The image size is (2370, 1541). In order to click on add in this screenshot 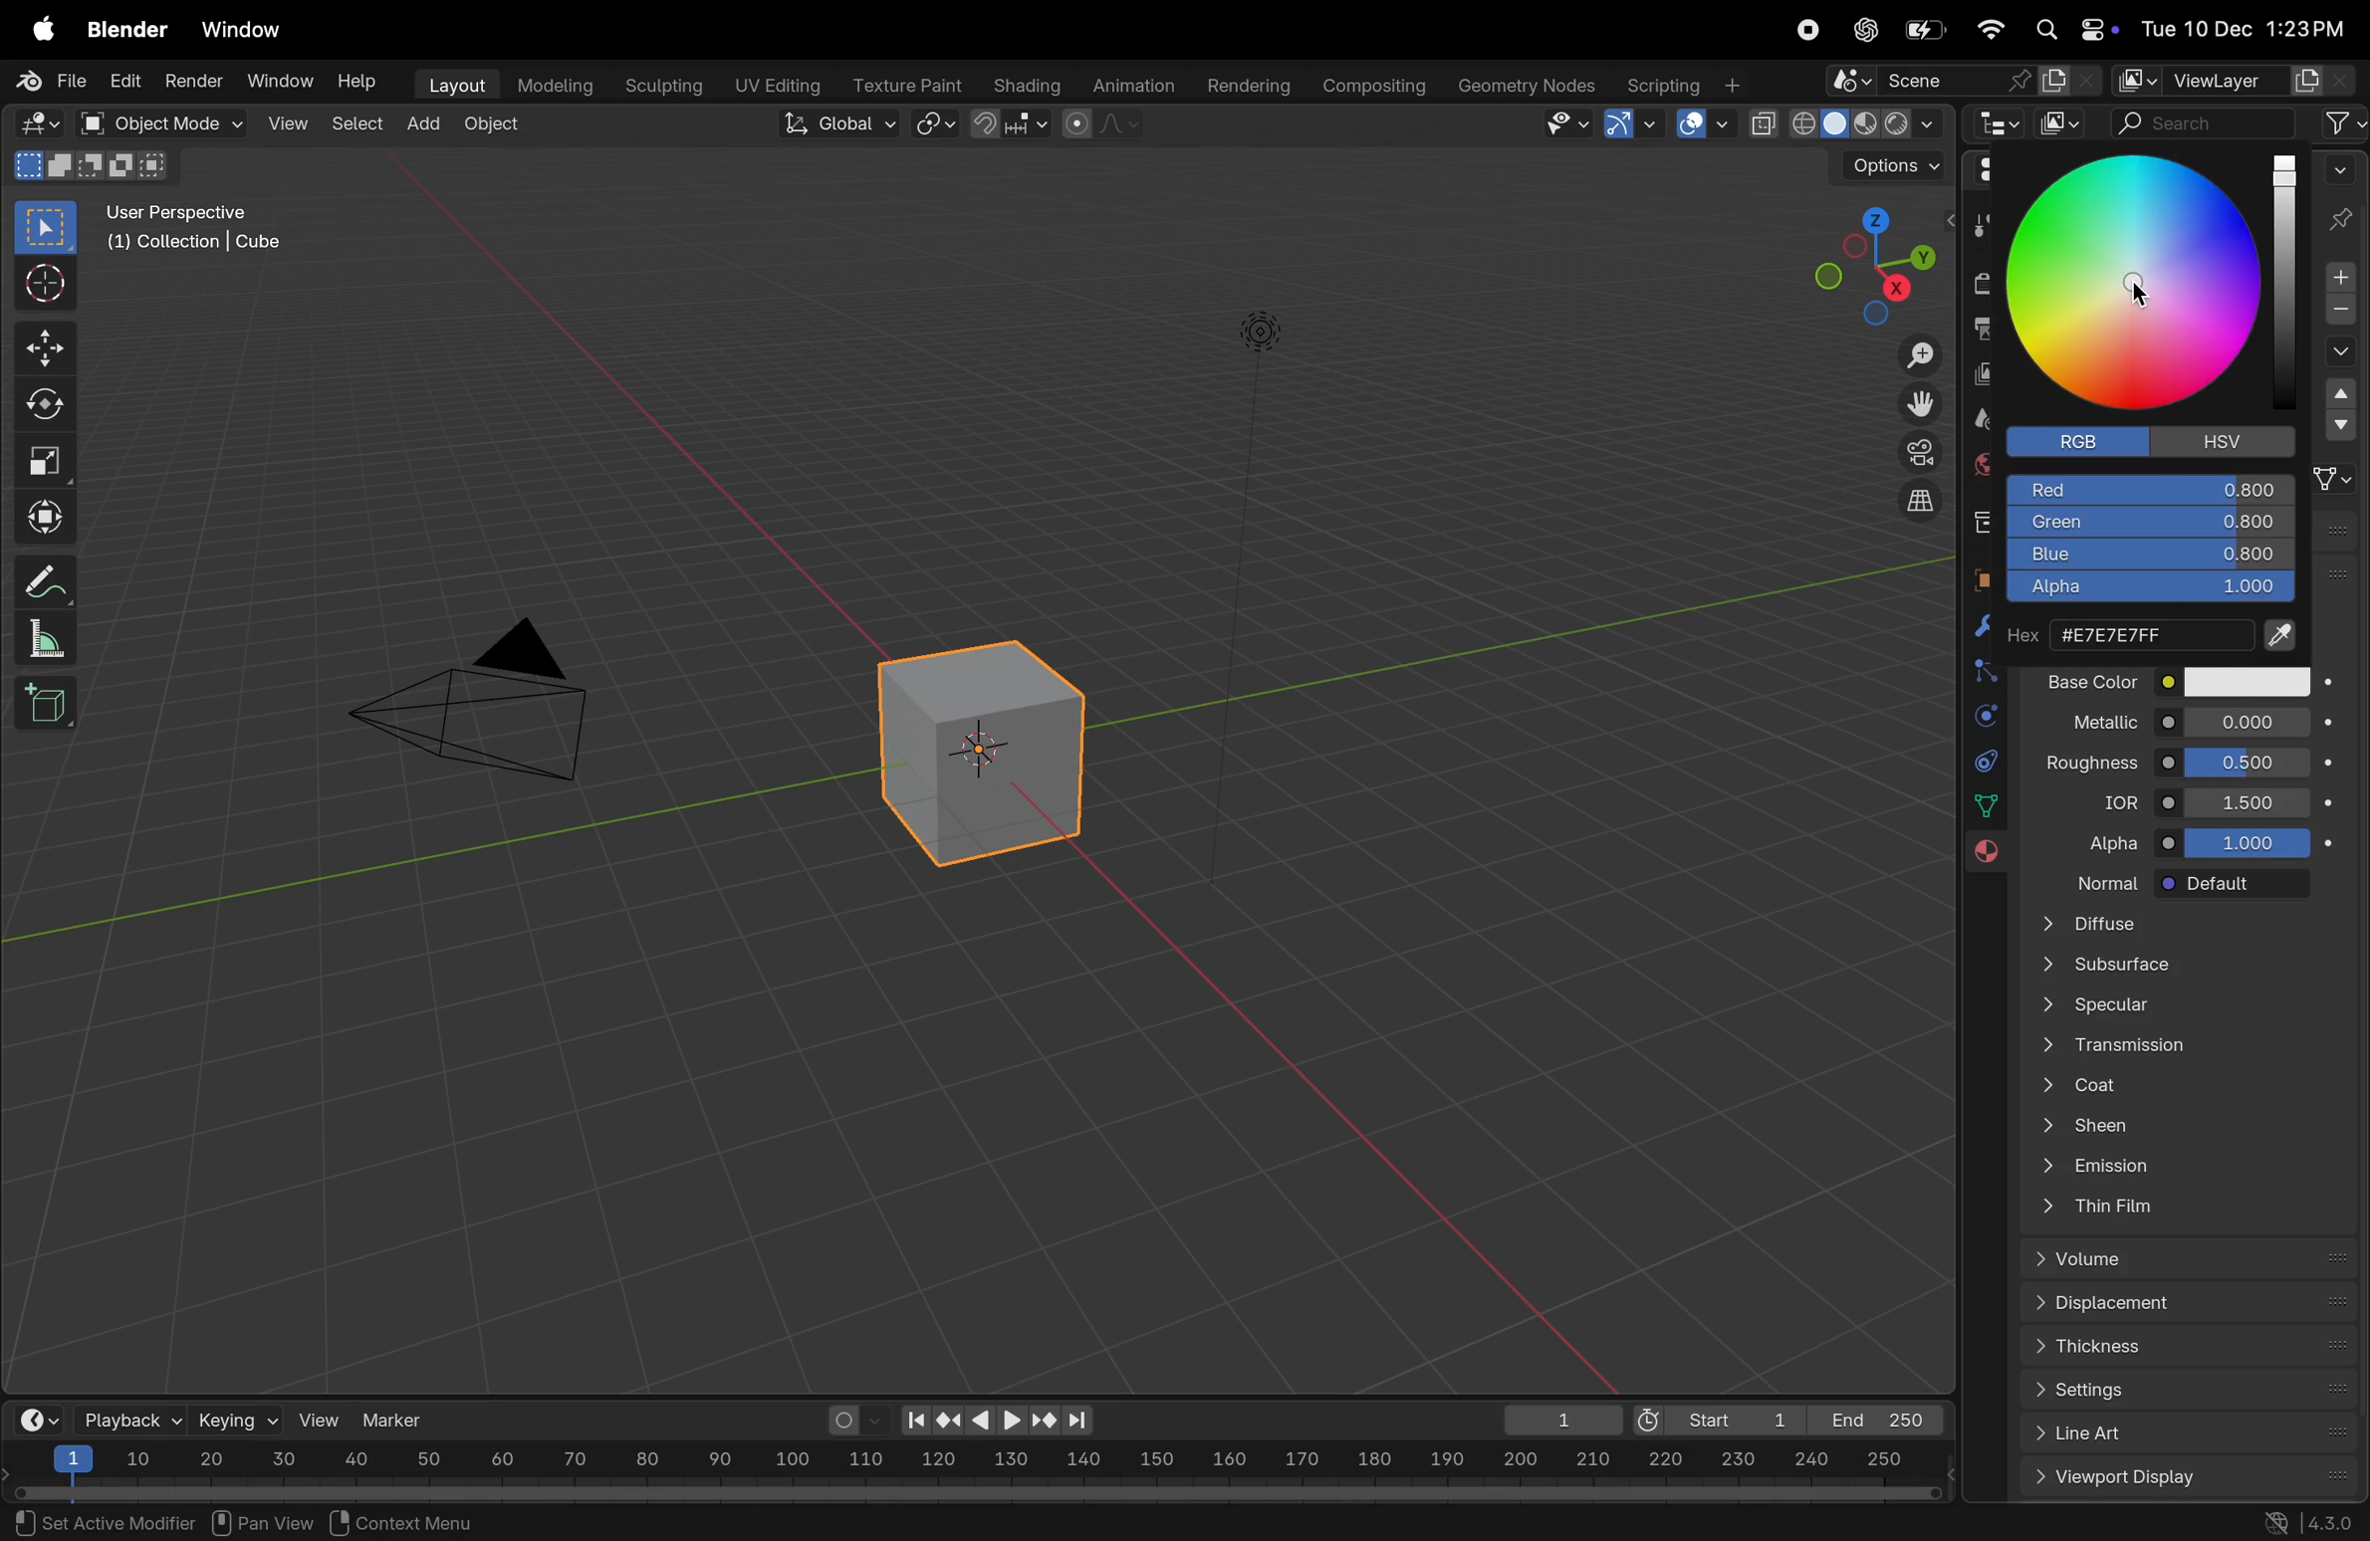, I will do `click(425, 118)`.